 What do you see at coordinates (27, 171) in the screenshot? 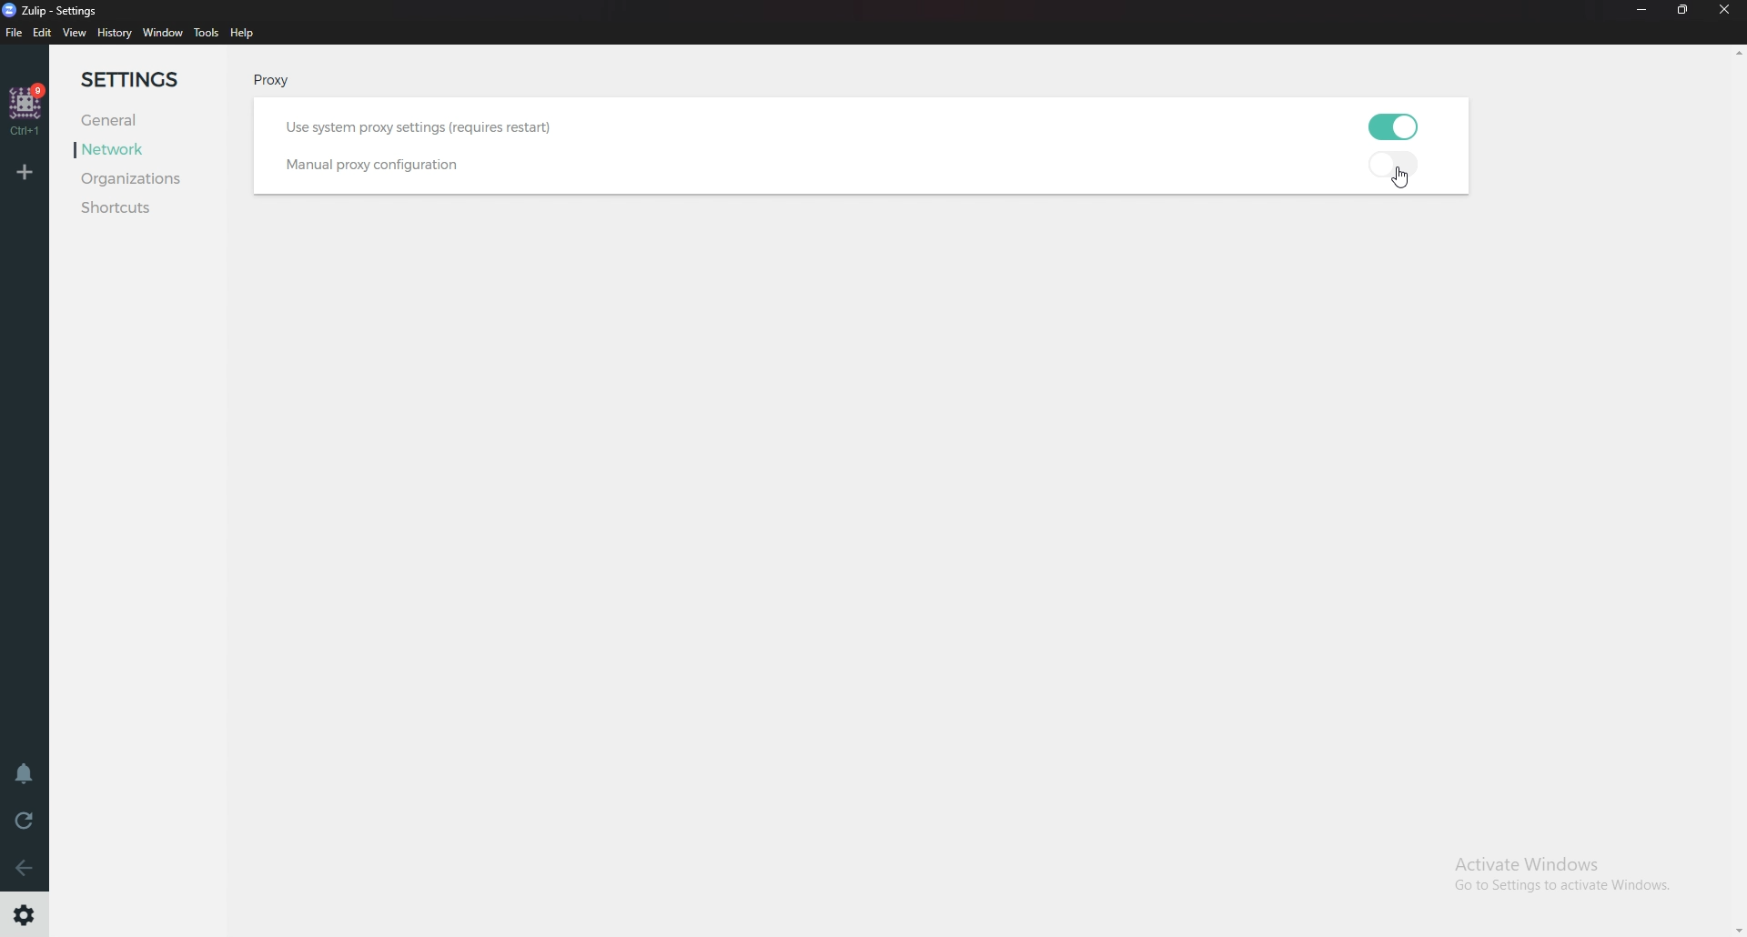
I see `Add organization` at bounding box center [27, 171].